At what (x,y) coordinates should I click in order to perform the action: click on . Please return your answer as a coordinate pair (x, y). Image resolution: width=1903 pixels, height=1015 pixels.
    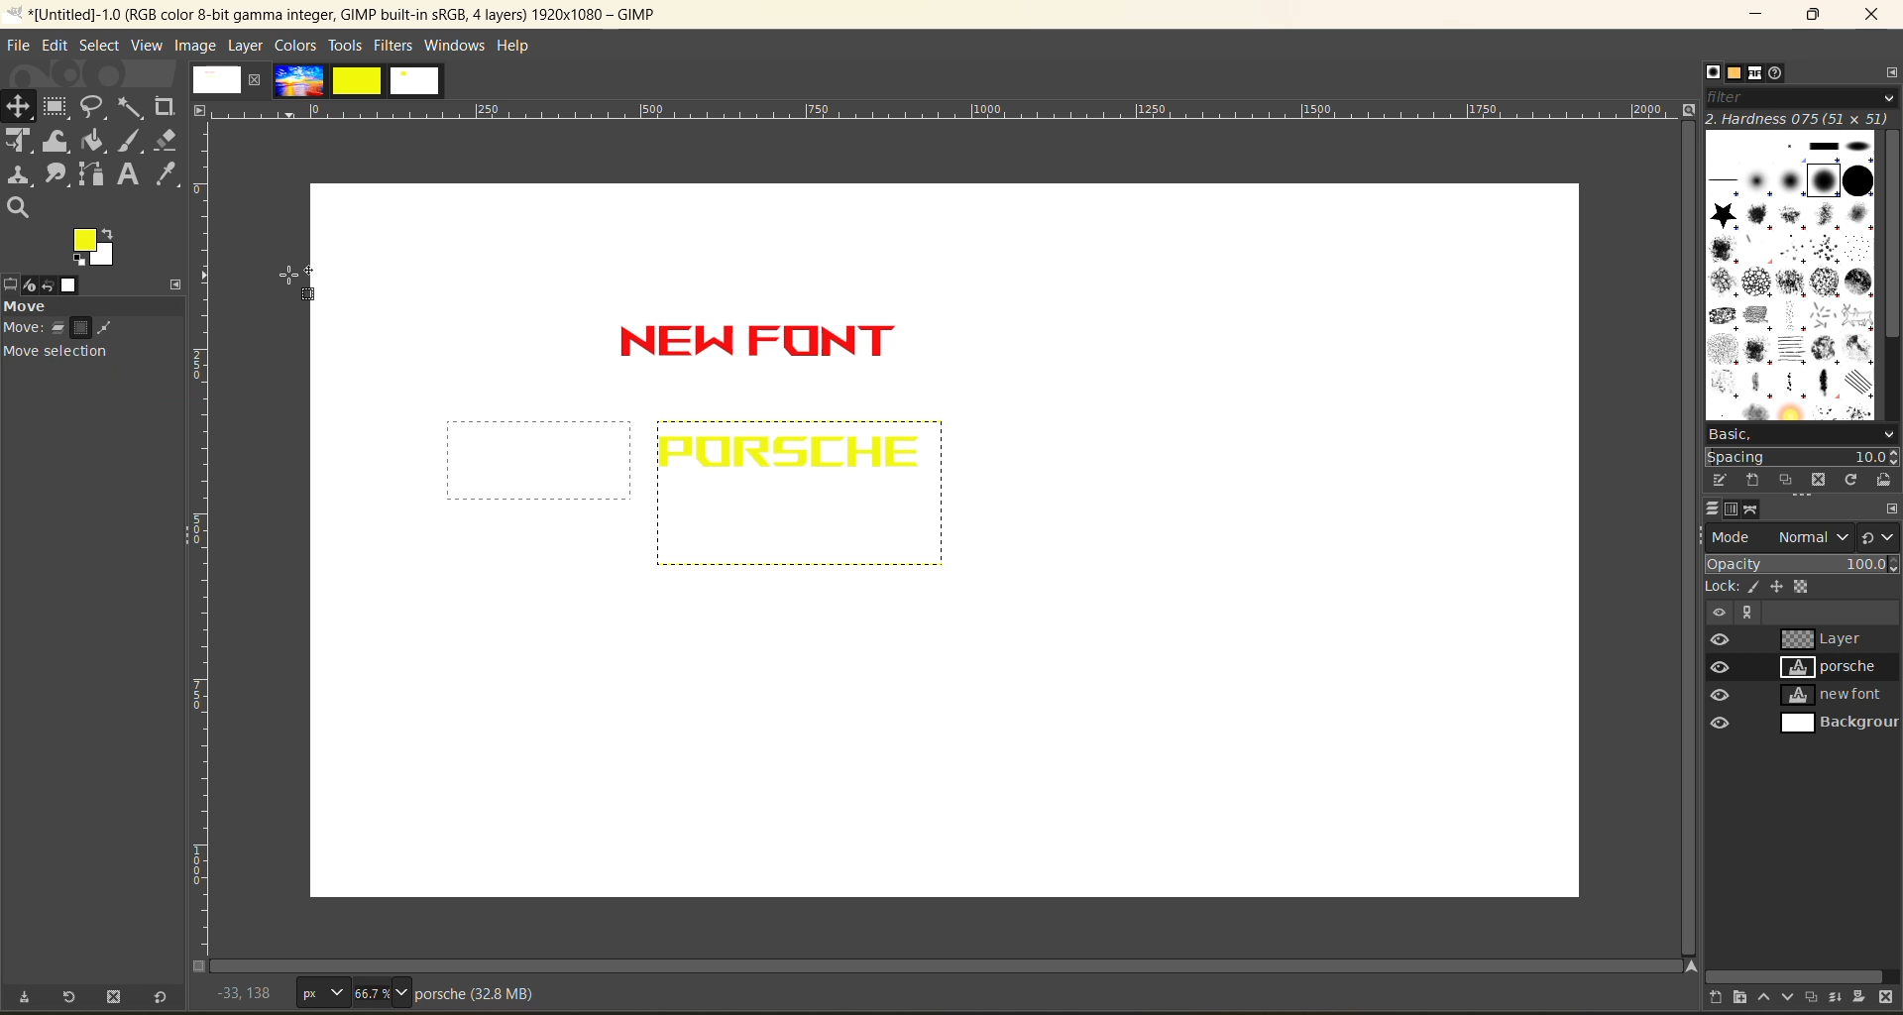
    Looking at the image, I should click on (1745, 614).